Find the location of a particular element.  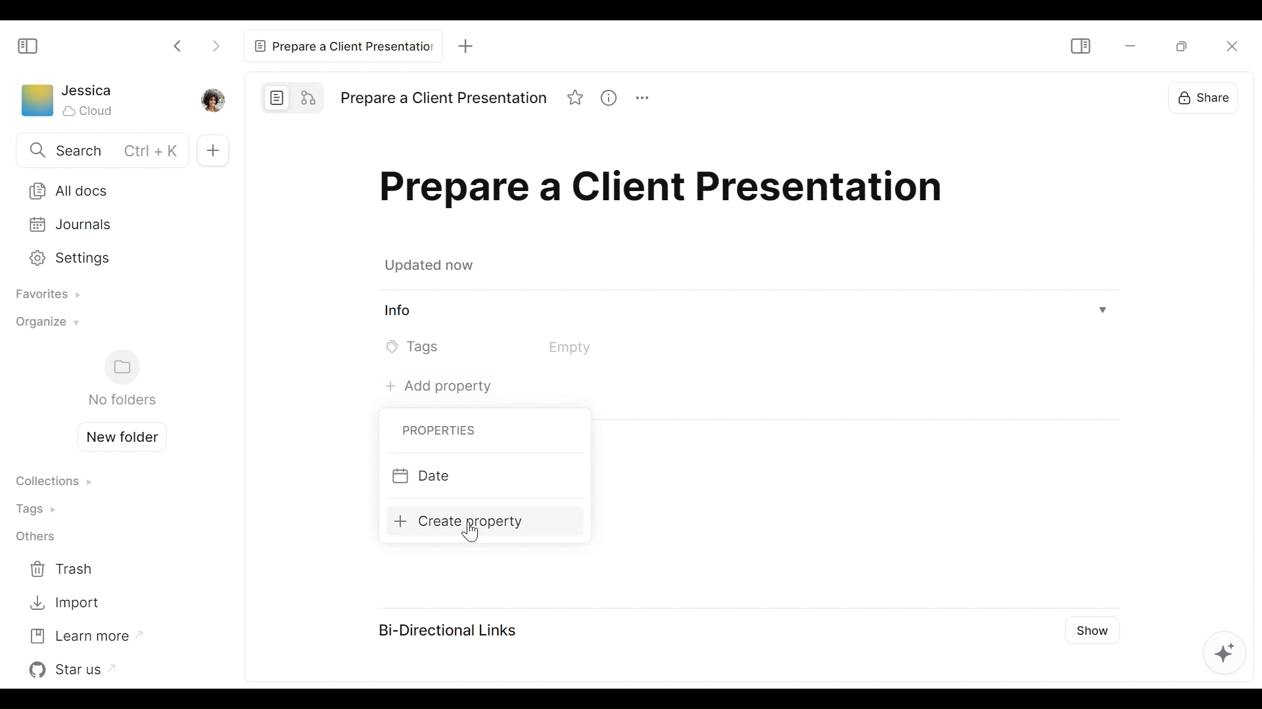

Show/Hide Sidebar is located at coordinates (28, 45).